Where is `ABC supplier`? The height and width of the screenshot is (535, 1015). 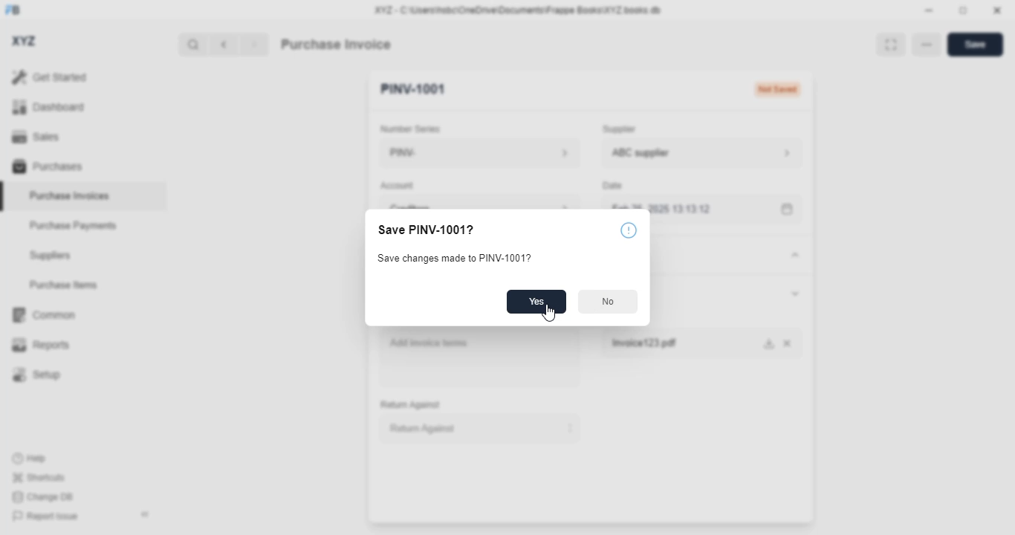 ABC supplier is located at coordinates (673, 153).